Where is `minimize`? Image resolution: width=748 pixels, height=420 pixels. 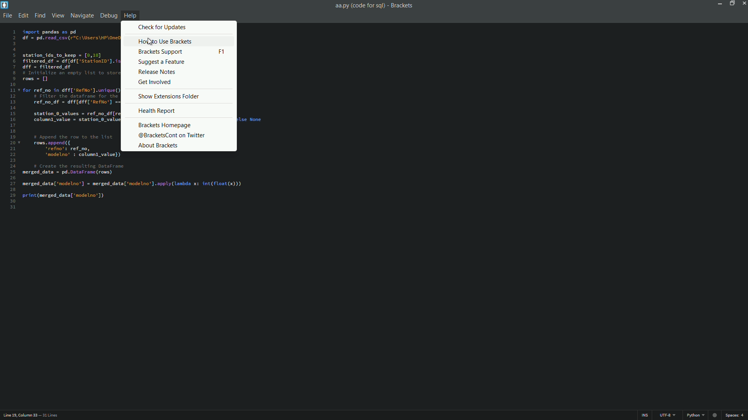
minimize is located at coordinates (720, 3).